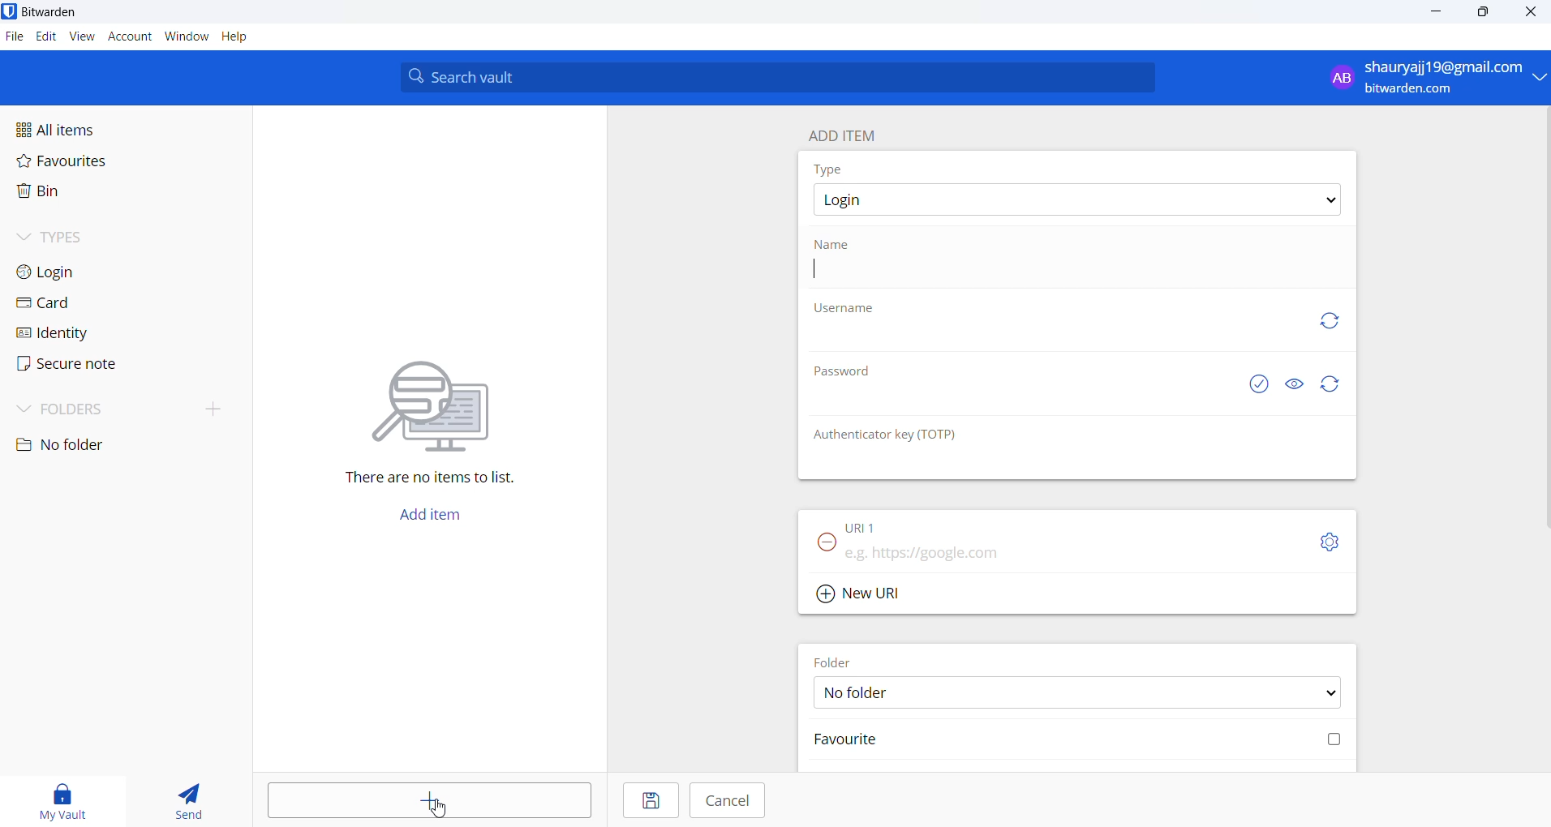 The height and width of the screenshot is (827, 1551). What do you see at coordinates (245, 37) in the screenshot?
I see `help` at bounding box center [245, 37].